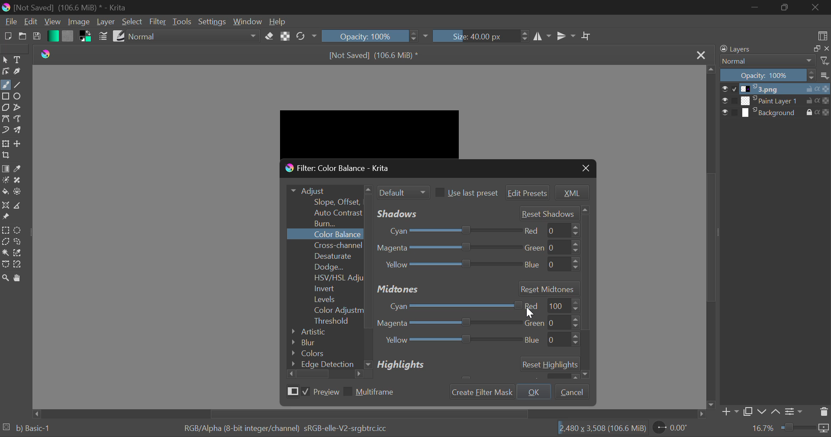 This screenshot has width=831, height=437. I want to click on Artistic, so click(321, 332).